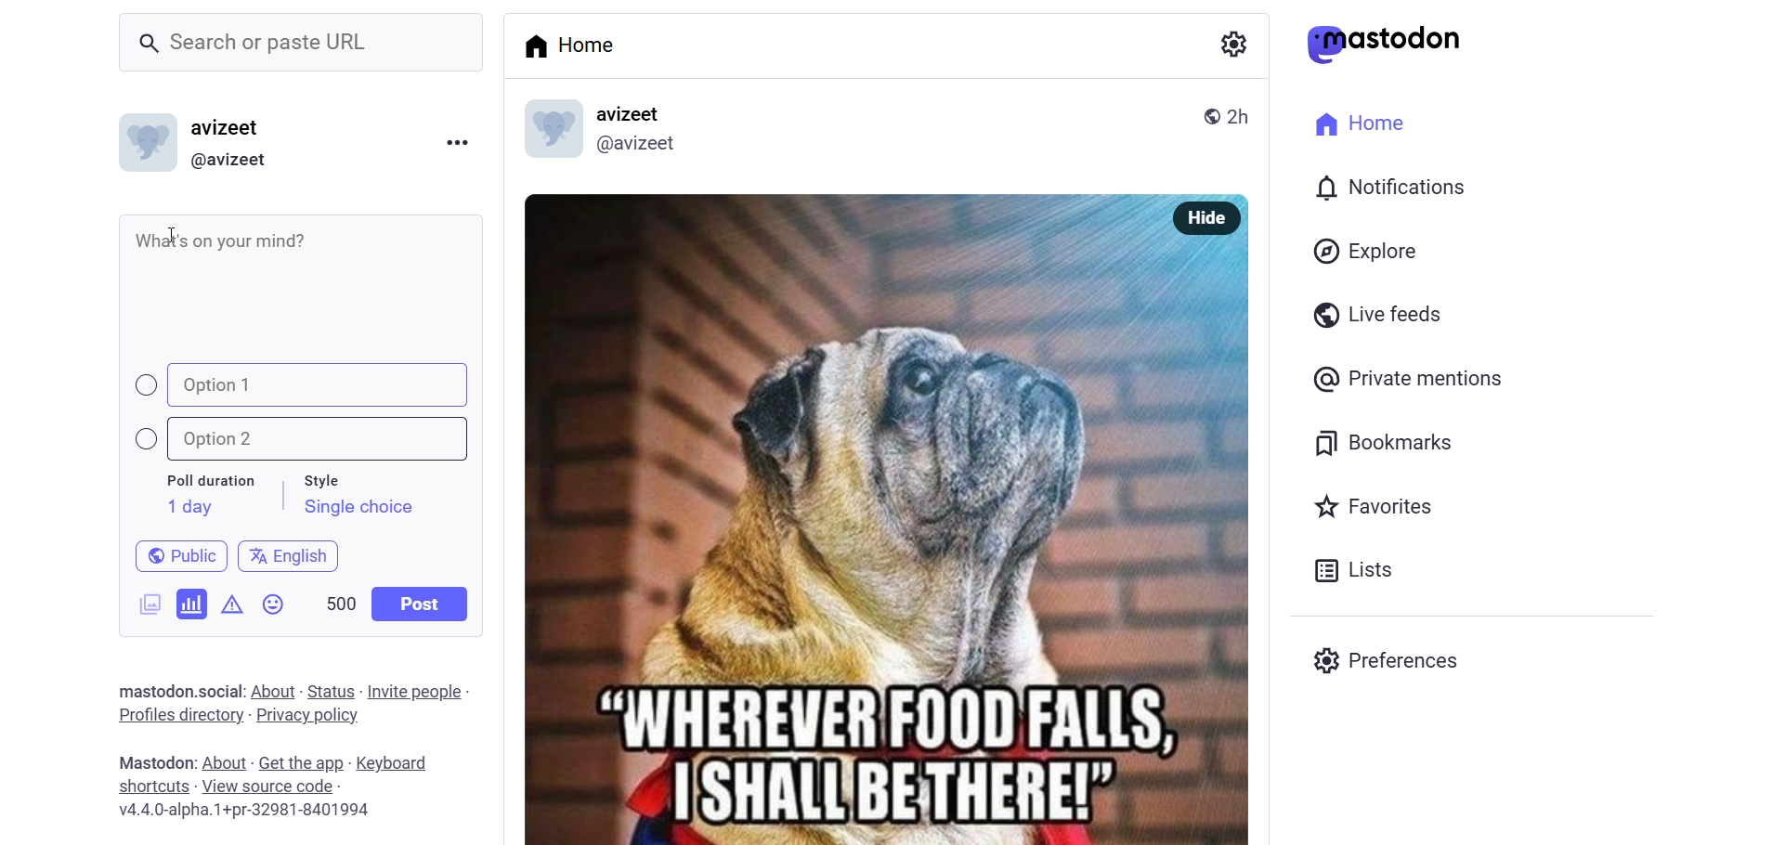 The height and width of the screenshot is (845, 1772). What do you see at coordinates (1410, 378) in the screenshot?
I see `private mention` at bounding box center [1410, 378].